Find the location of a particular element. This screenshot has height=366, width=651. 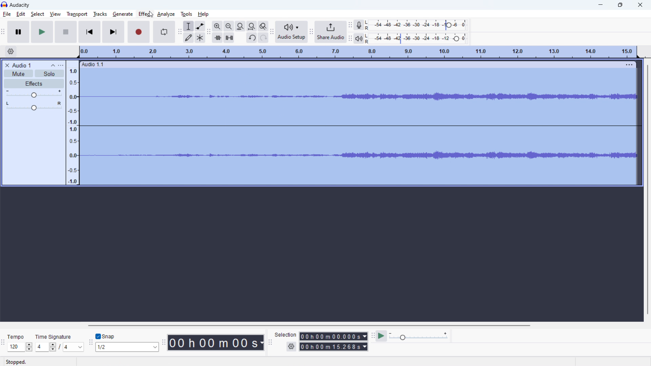

file is located at coordinates (7, 14).